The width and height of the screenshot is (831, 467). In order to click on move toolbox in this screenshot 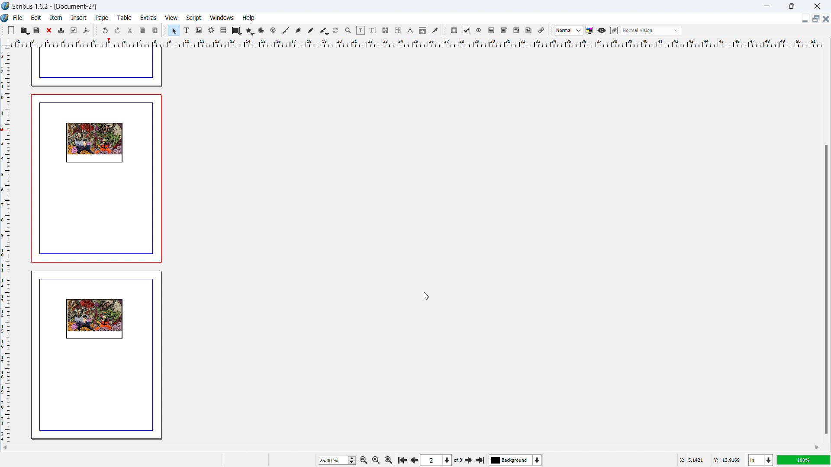, I will do `click(445, 31)`.